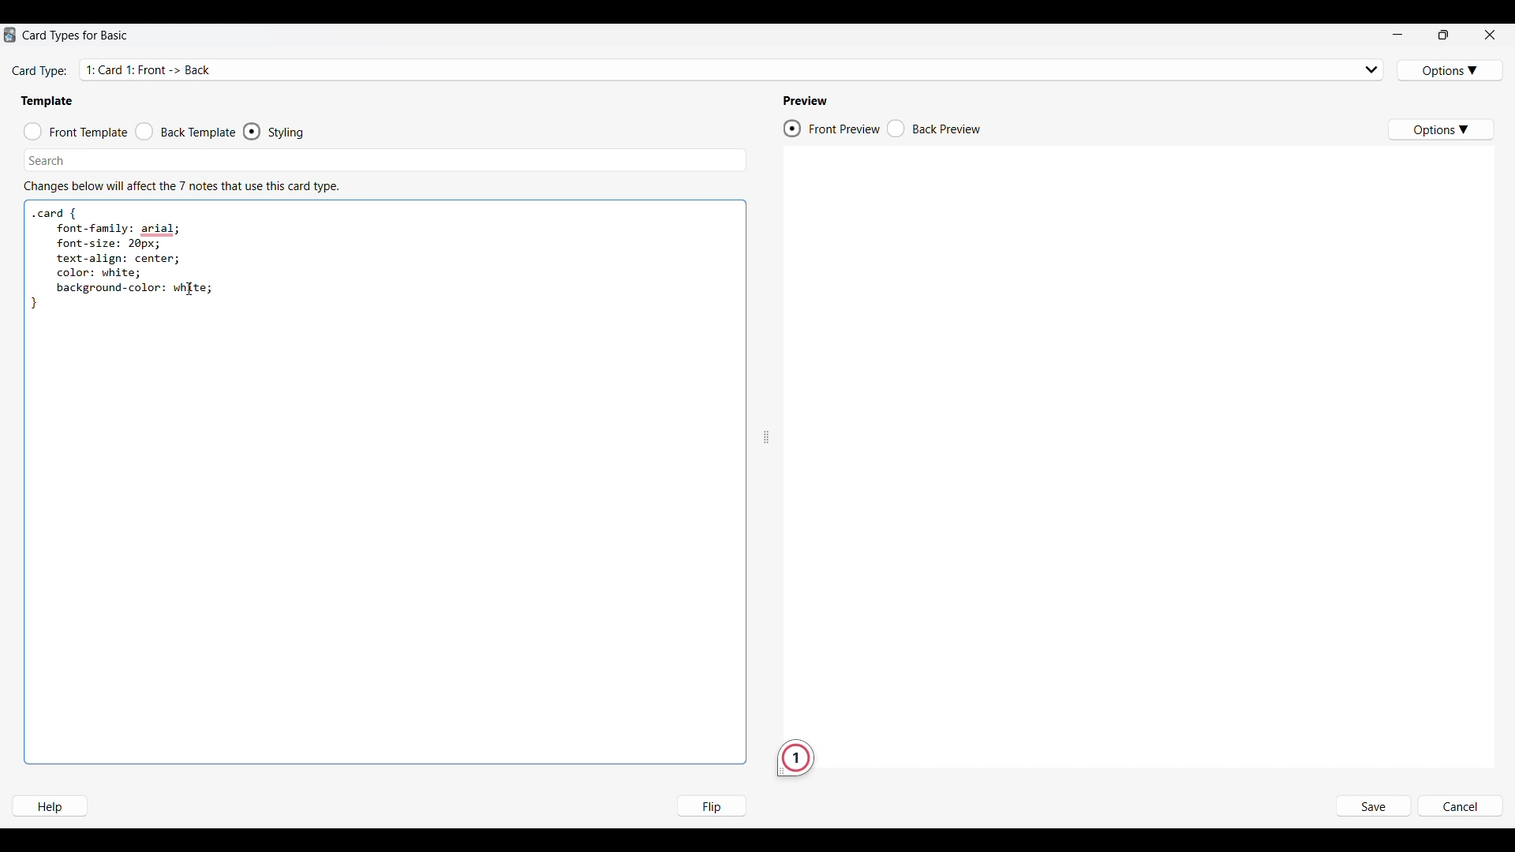 This screenshot has height=852, width=1515. What do you see at coordinates (47, 101) in the screenshot?
I see `Template section` at bounding box center [47, 101].